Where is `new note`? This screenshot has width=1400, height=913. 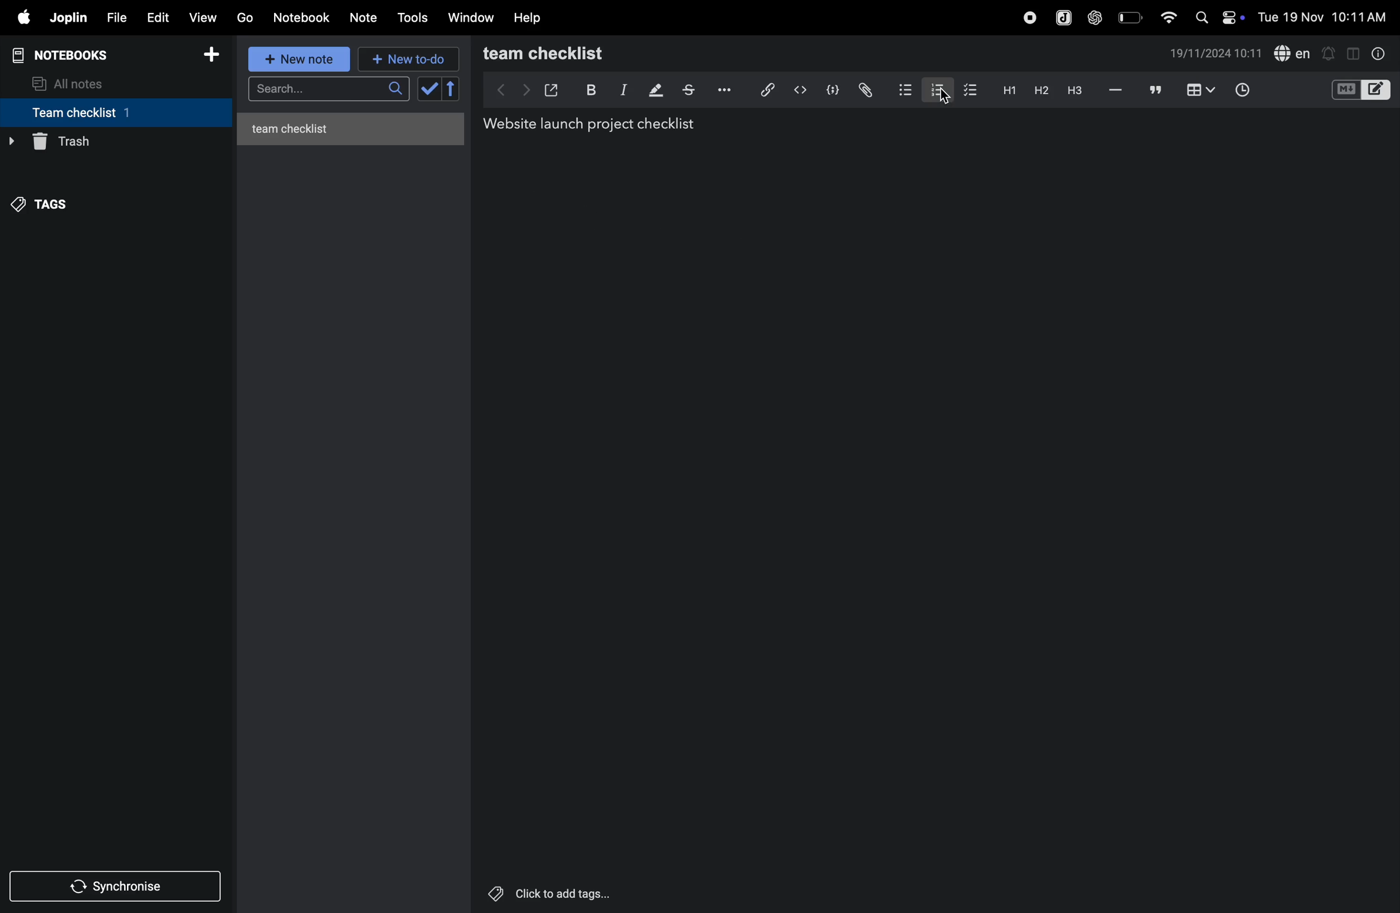 new note is located at coordinates (301, 60).